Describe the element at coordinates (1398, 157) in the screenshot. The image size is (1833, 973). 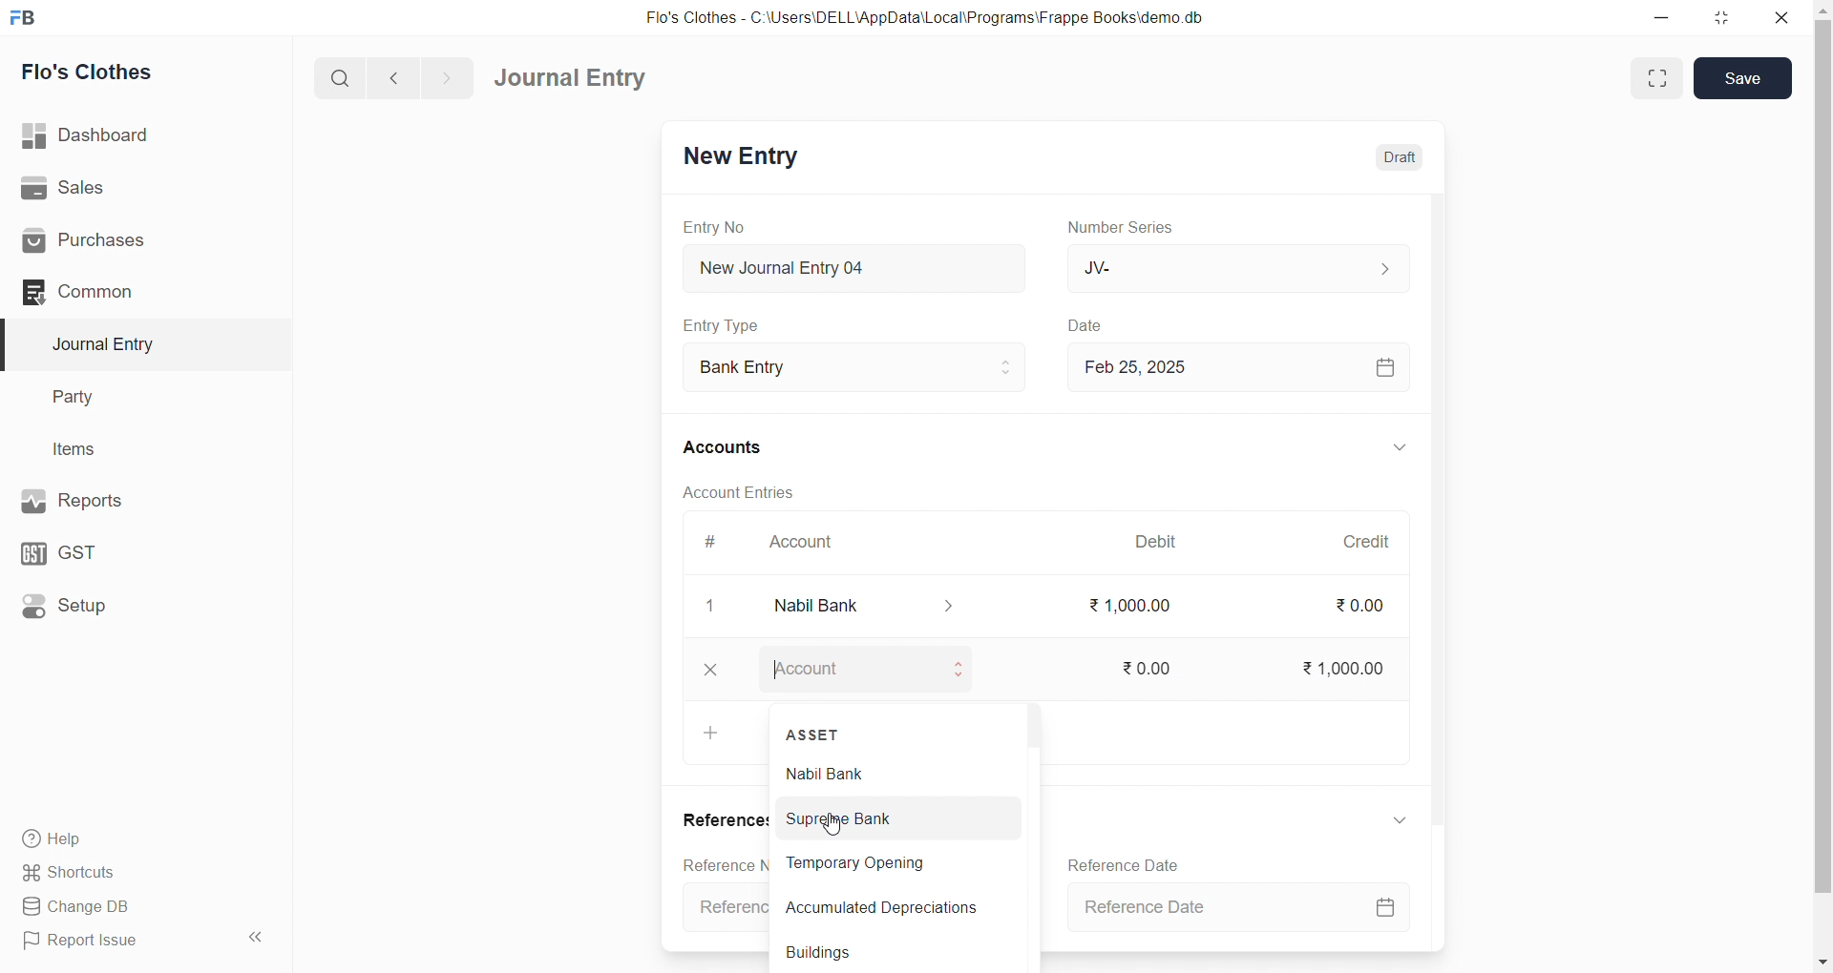
I see `Draft` at that location.